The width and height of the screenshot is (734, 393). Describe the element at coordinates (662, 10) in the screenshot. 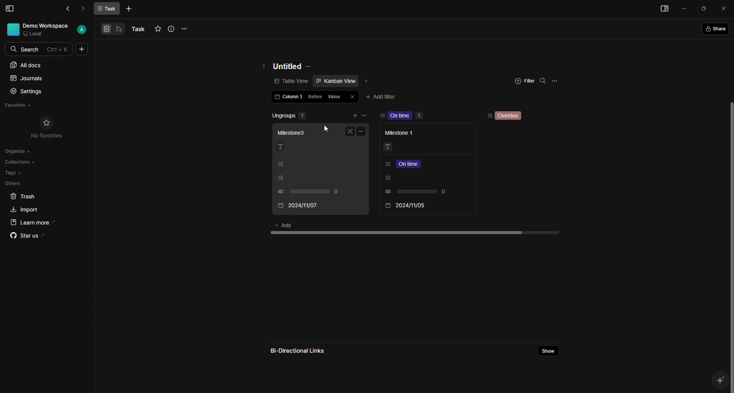

I see `Menu bar` at that location.